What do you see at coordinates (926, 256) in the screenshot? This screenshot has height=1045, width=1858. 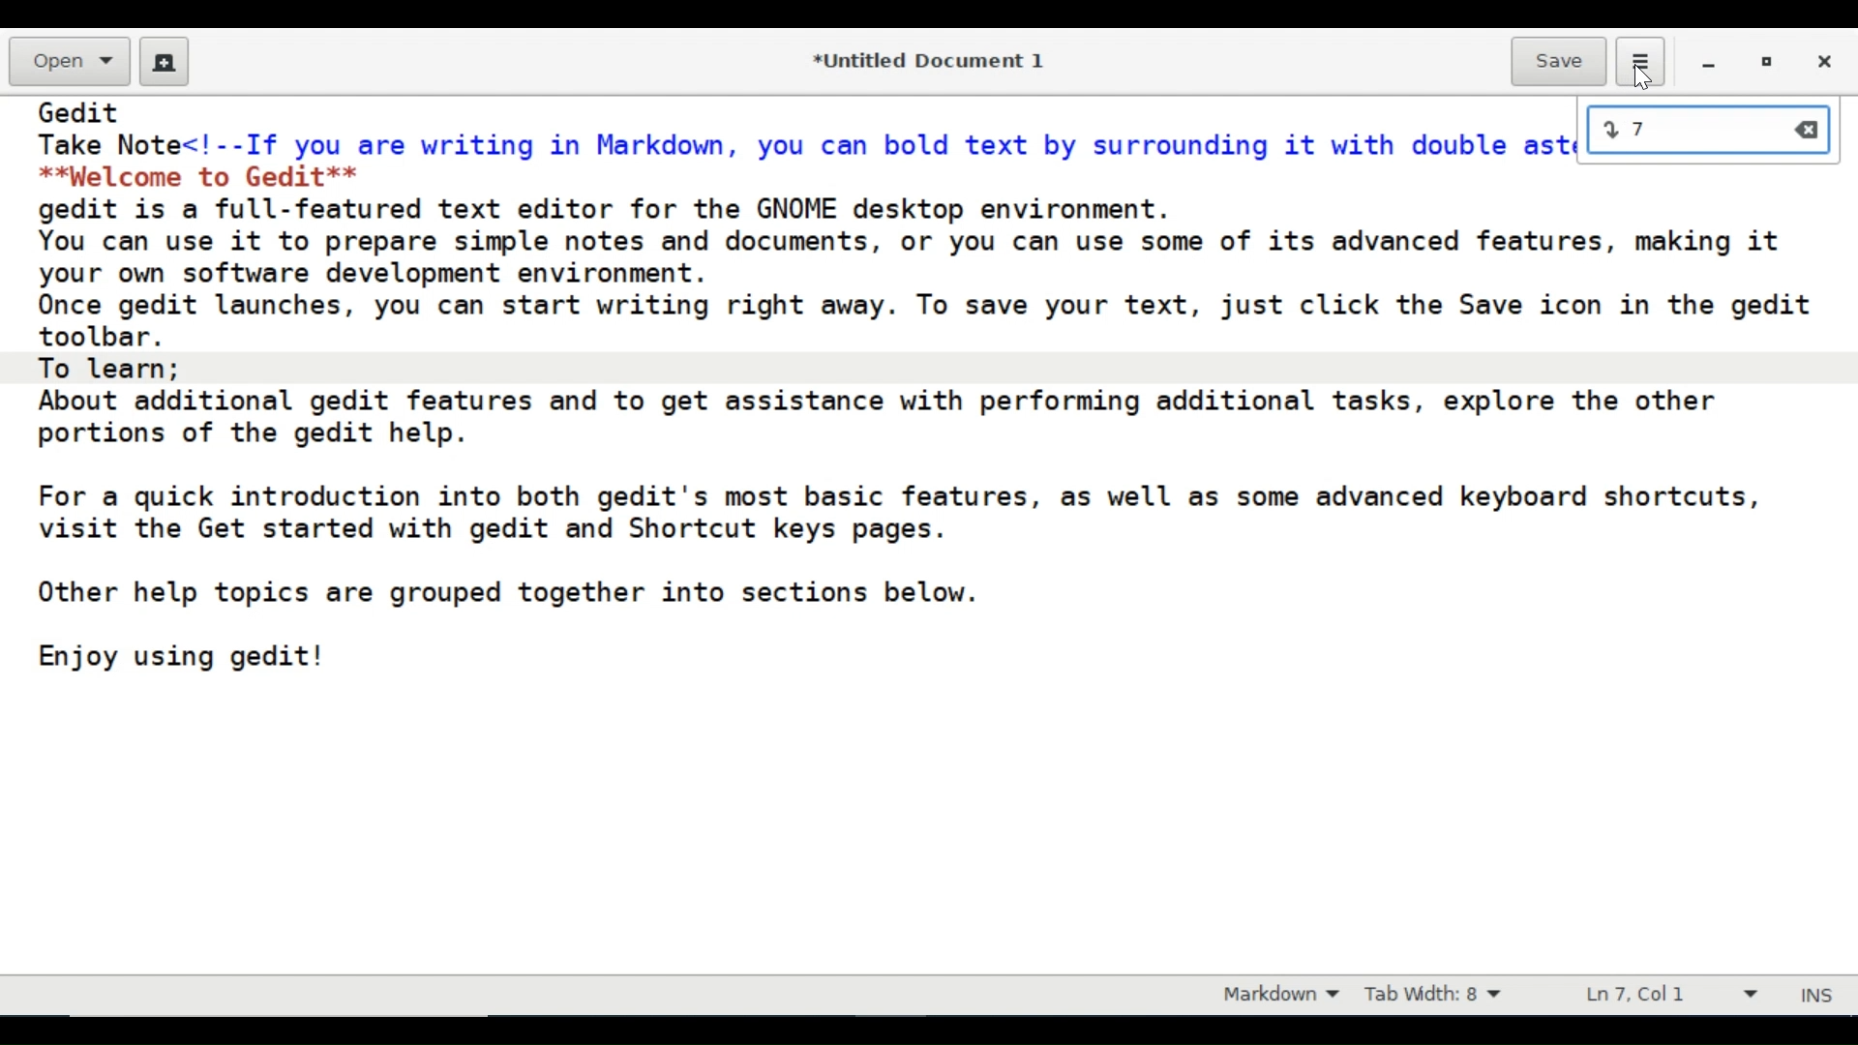 I see `You can use it to prepare simple notes and documents, or you can use some of its advanced features, making it
your own software development environment.` at bounding box center [926, 256].